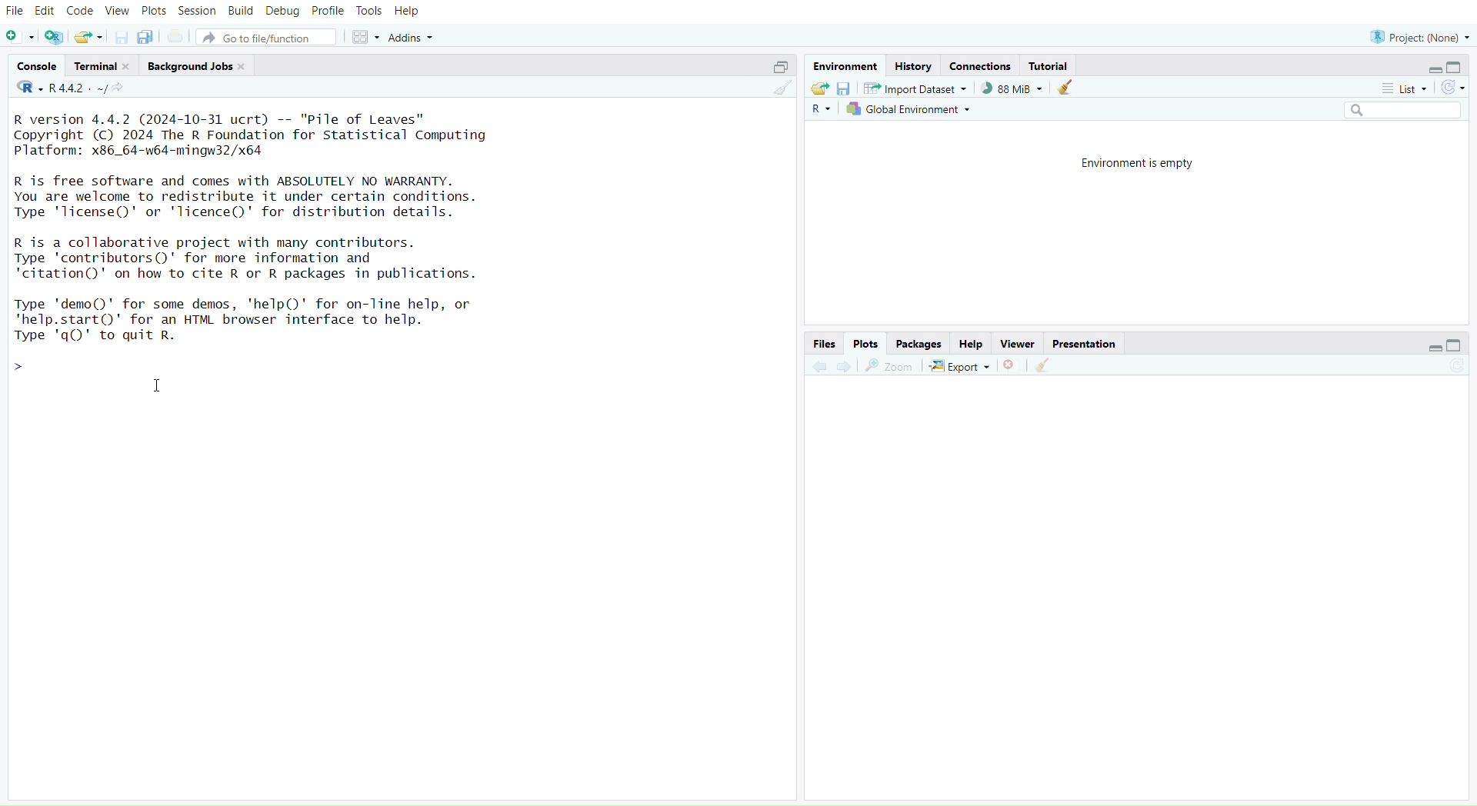 This screenshot has width=1477, height=806. What do you see at coordinates (1047, 366) in the screenshot?
I see `clear all plot` at bounding box center [1047, 366].